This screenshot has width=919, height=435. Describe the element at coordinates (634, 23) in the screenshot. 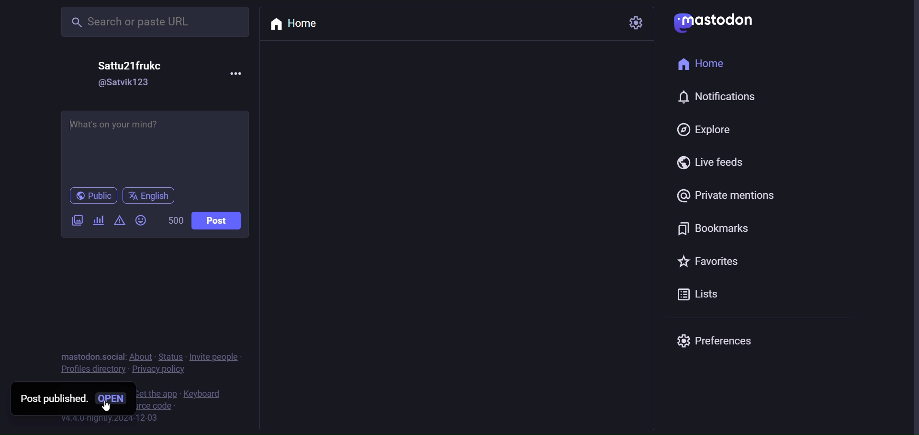

I see `setting` at that location.